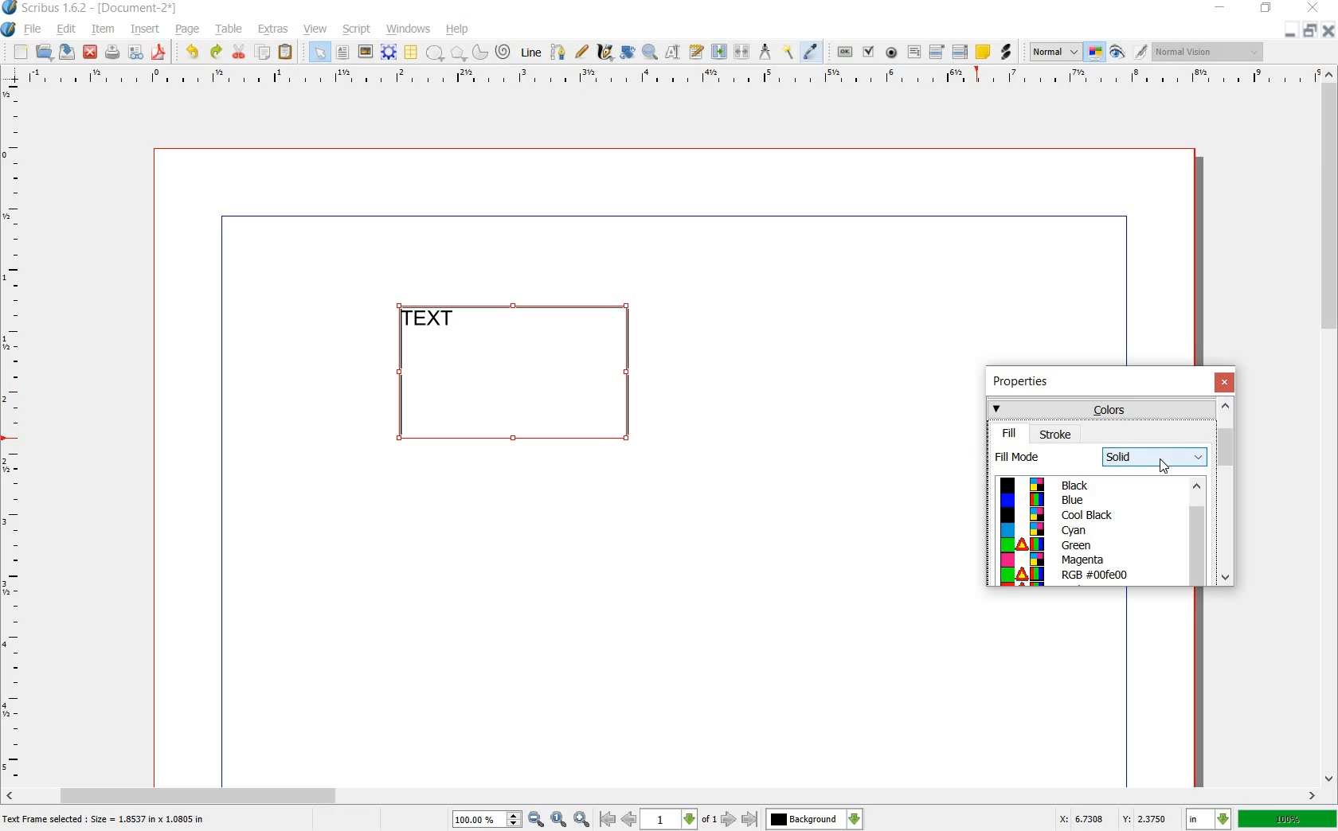 The image size is (1338, 831). Describe the element at coordinates (1117, 52) in the screenshot. I see `preview mode` at that location.